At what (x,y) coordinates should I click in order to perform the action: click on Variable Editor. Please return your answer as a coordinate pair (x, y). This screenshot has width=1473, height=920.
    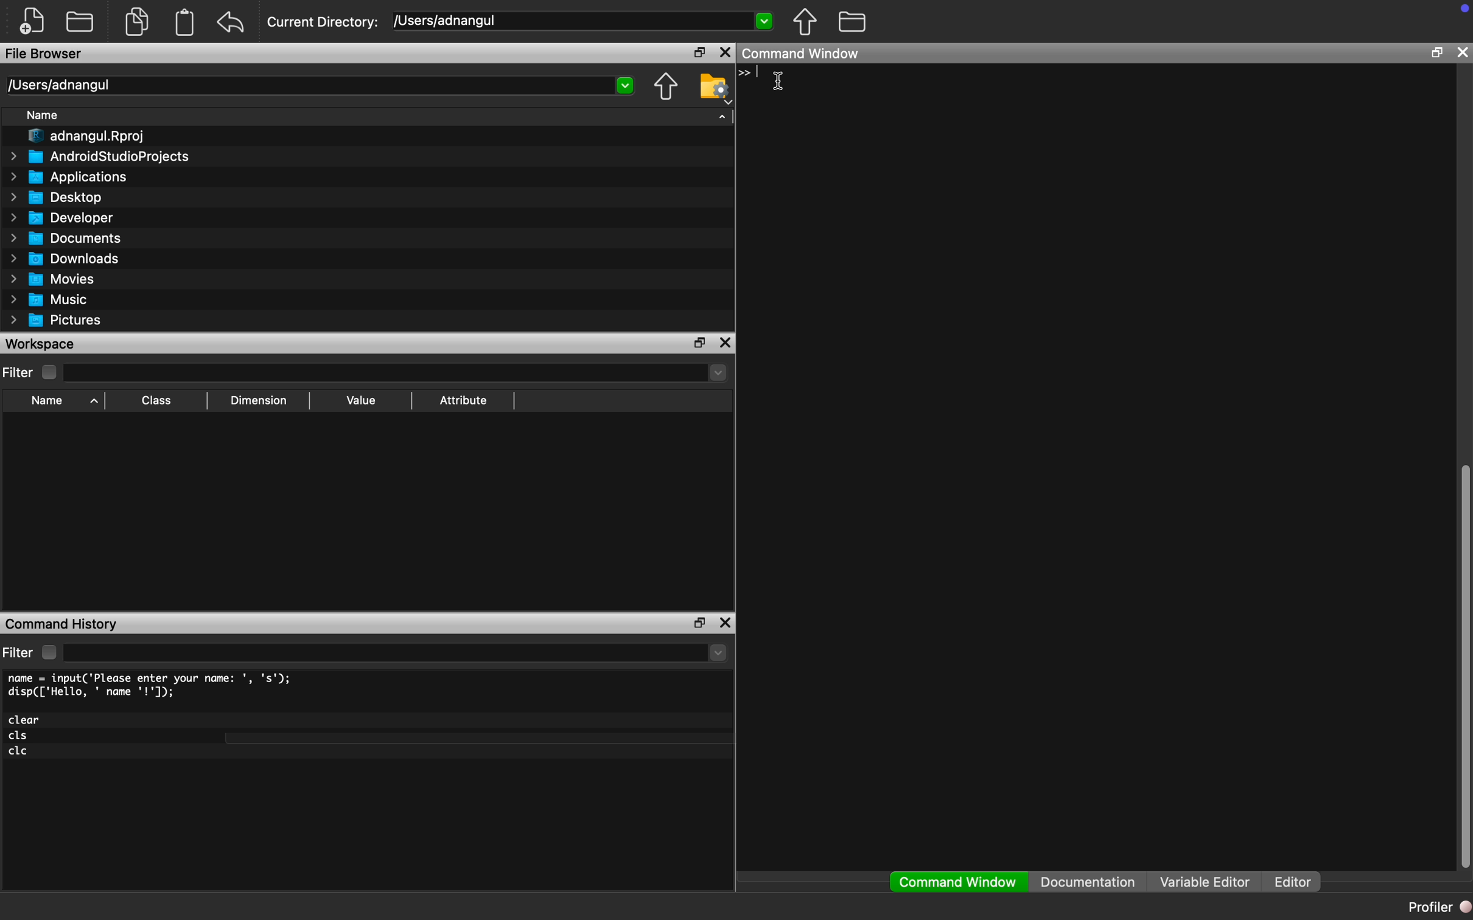
    Looking at the image, I should click on (1205, 881).